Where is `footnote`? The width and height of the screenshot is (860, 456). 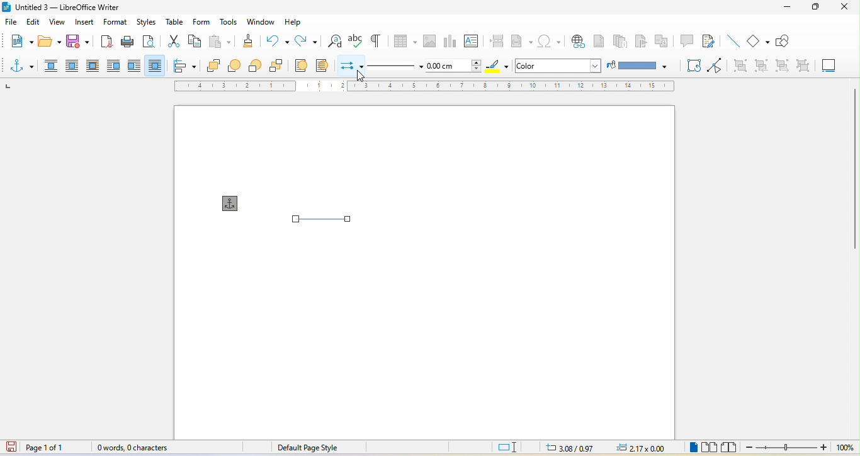 footnote is located at coordinates (599, 42).